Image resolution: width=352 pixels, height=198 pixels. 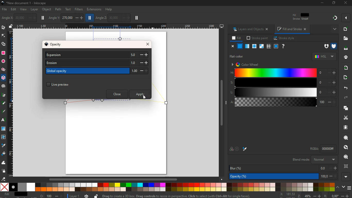 What do you see at coordinates (290, 195) in the screenshot?
I see `zoom` at bounding box center [290, 195].